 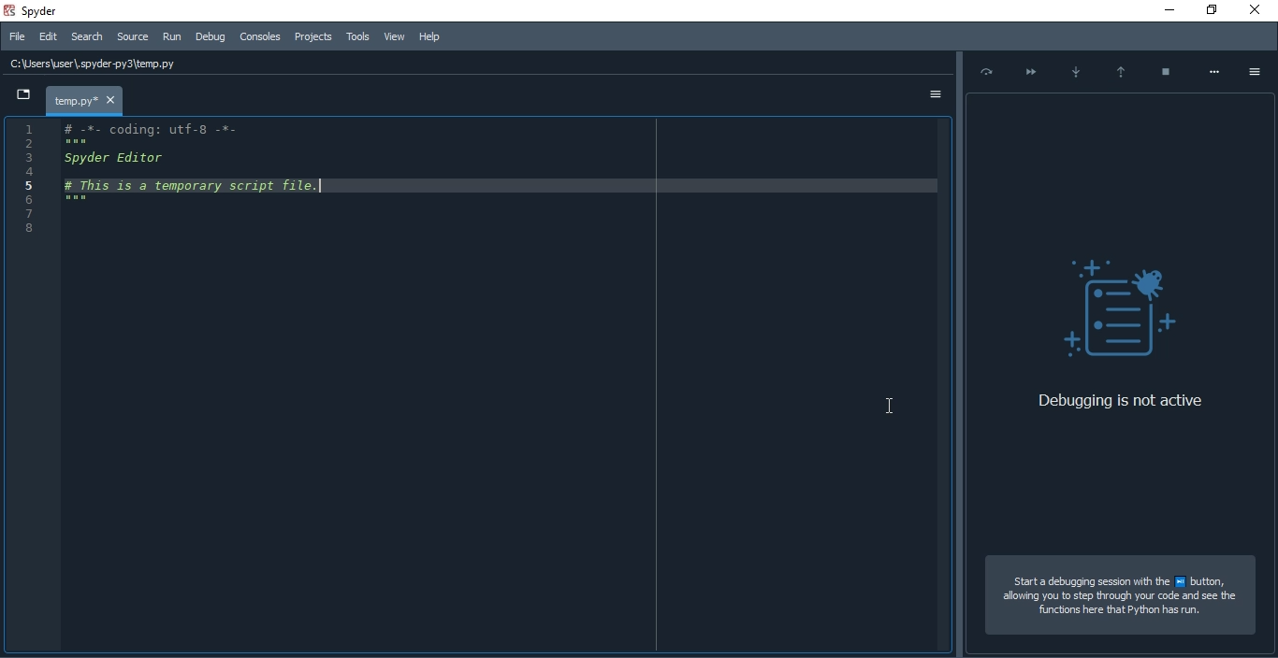 I want to click on Edit, so click(x=50, y=36).